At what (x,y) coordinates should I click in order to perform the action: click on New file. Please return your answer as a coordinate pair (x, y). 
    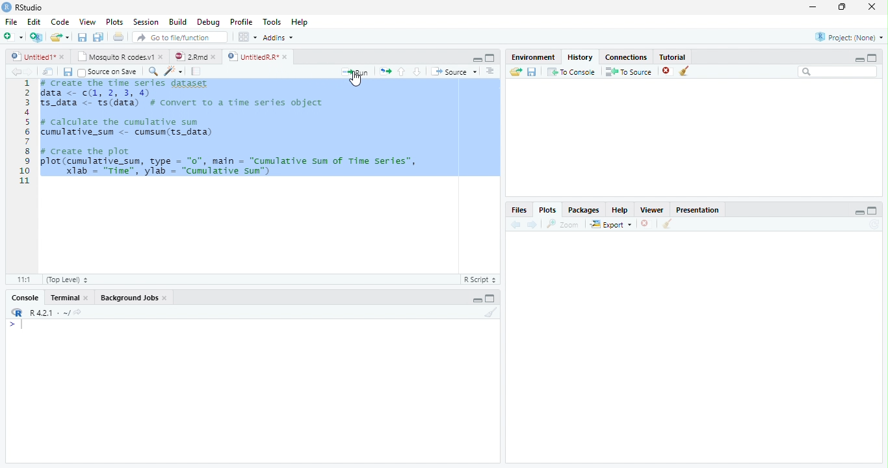
    Looking at the image, I should click on (13, 36).